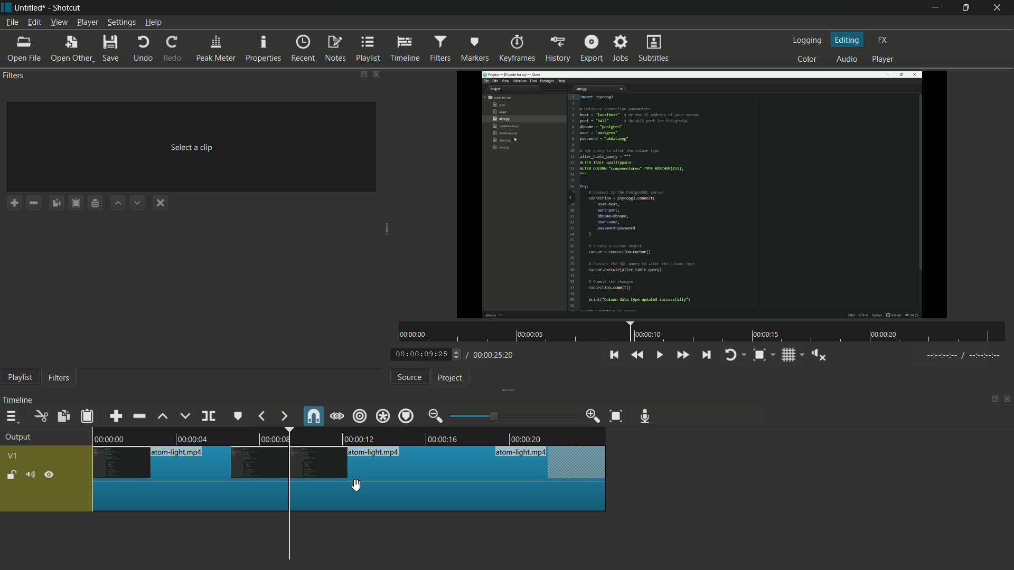 The image size is (1014, 570). I want to click on next marker, so click(284, 416).